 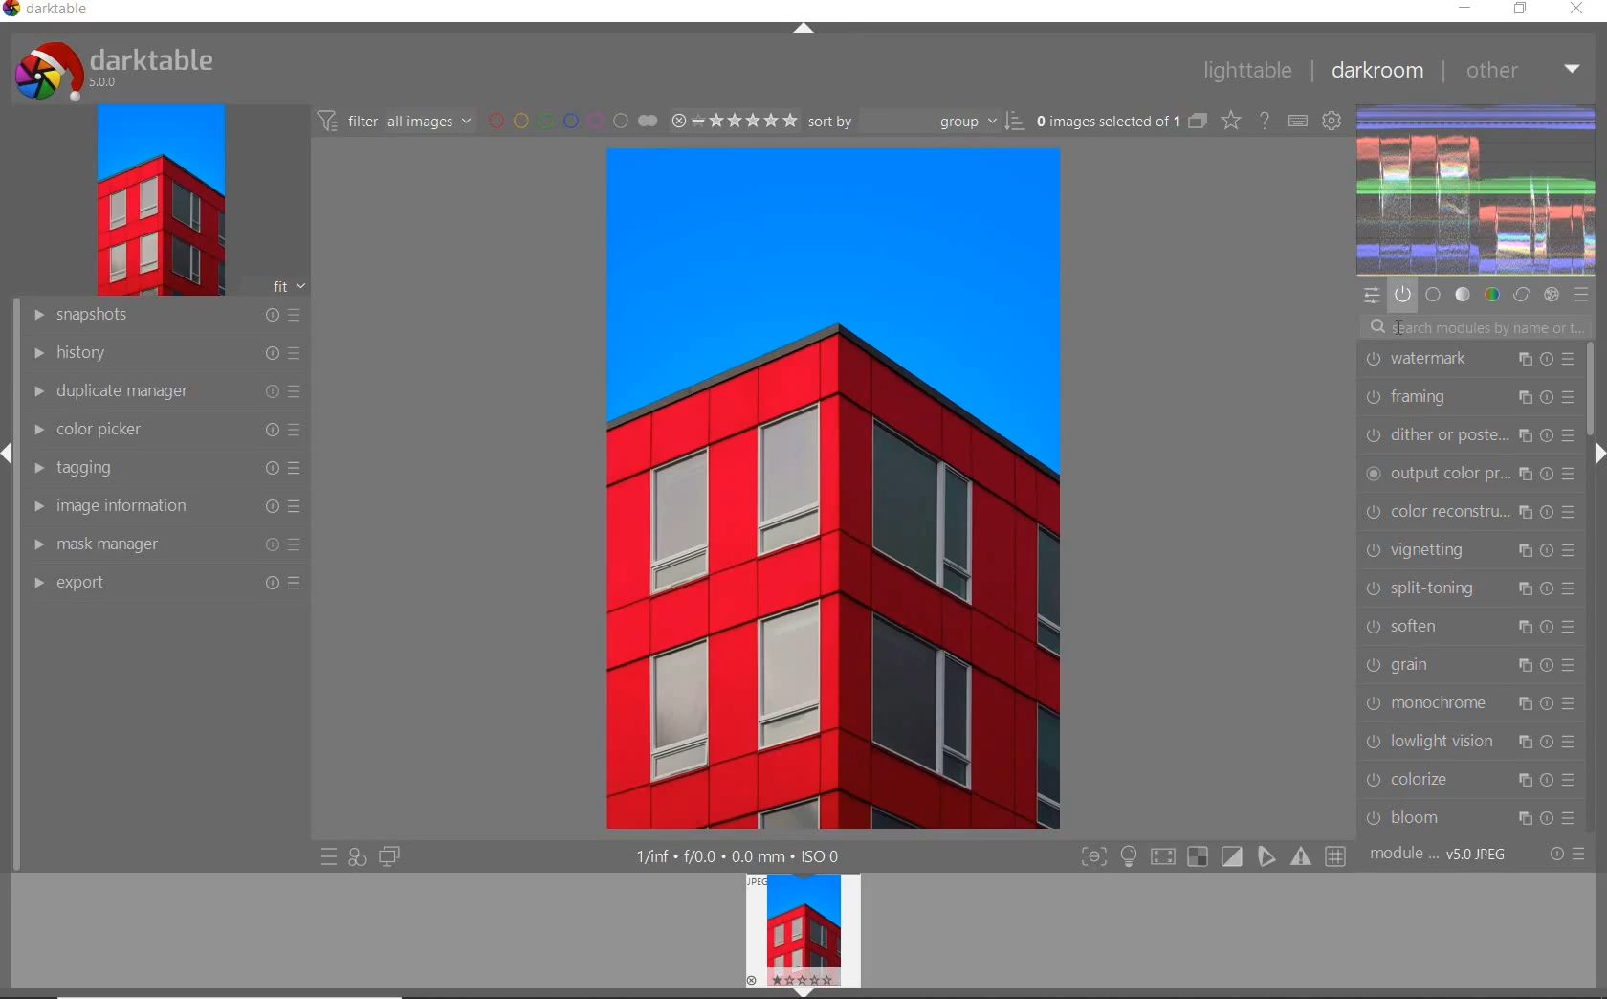 I want to click on soft proofing, so click(x=1233, y=856).